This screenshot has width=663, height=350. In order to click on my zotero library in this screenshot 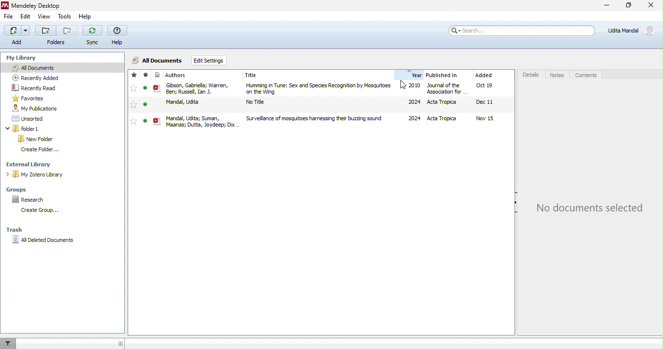, I will do `click(38, 175)`.